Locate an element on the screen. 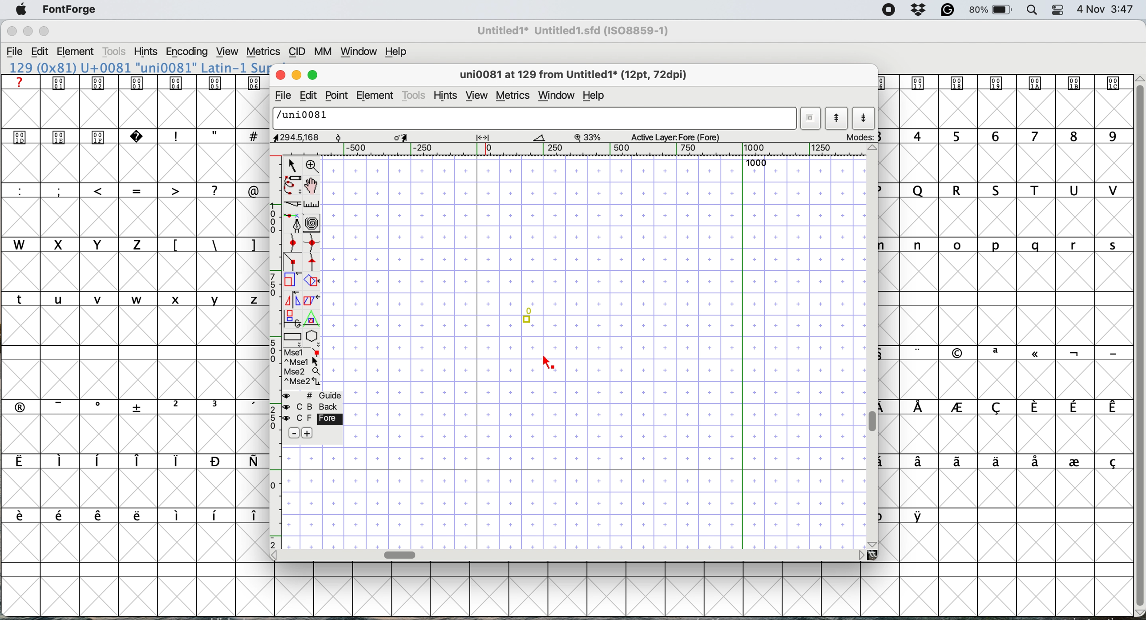 The image size is (1146, 620). Hints is located at coordinates (146, 52).